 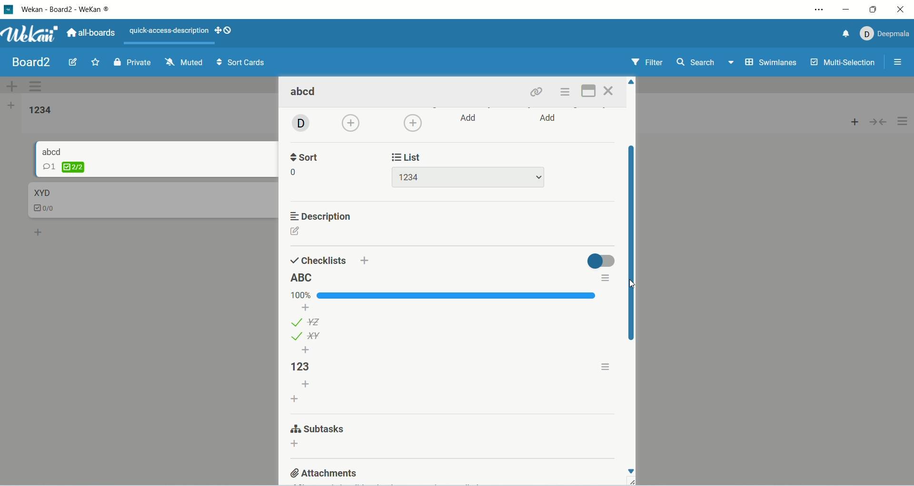 I want to click on settings and more, so click(x=819, y=10).